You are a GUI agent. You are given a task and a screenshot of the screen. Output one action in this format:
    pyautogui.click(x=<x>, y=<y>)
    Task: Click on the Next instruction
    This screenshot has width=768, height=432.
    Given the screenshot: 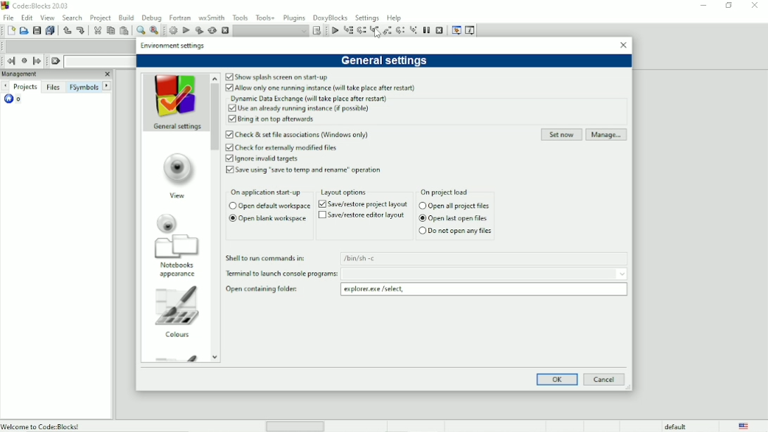 What is the action you would take?
    pyautogui.click(x=400, y=30)
    